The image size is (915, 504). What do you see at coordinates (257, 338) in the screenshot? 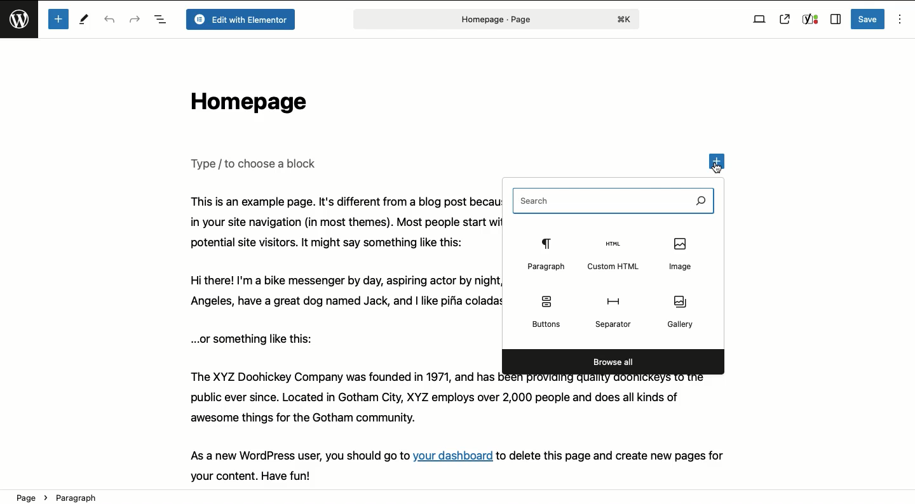
I see `...or something like this:` at bounding box center [257, 338].